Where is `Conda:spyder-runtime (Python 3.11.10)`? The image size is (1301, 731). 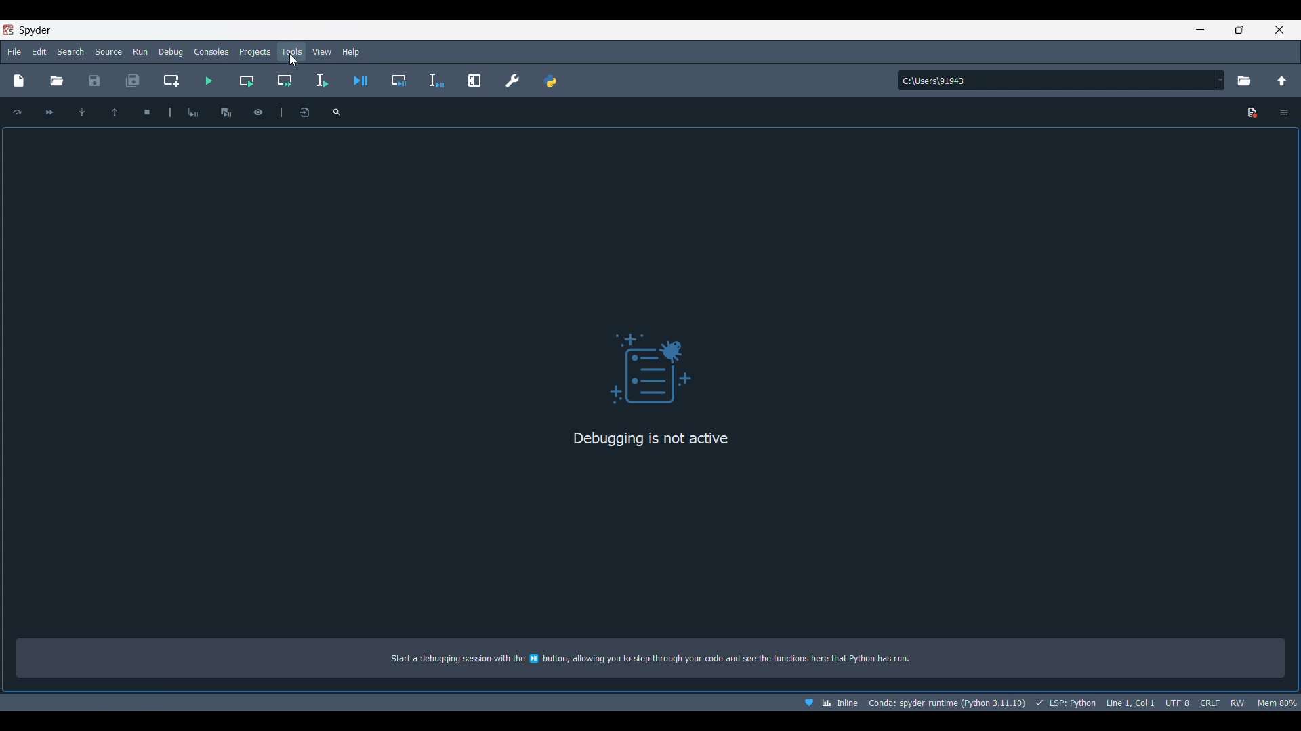 Conda:spyder-runtime (Python 3.11.10) is located at coordinates (947, 703).